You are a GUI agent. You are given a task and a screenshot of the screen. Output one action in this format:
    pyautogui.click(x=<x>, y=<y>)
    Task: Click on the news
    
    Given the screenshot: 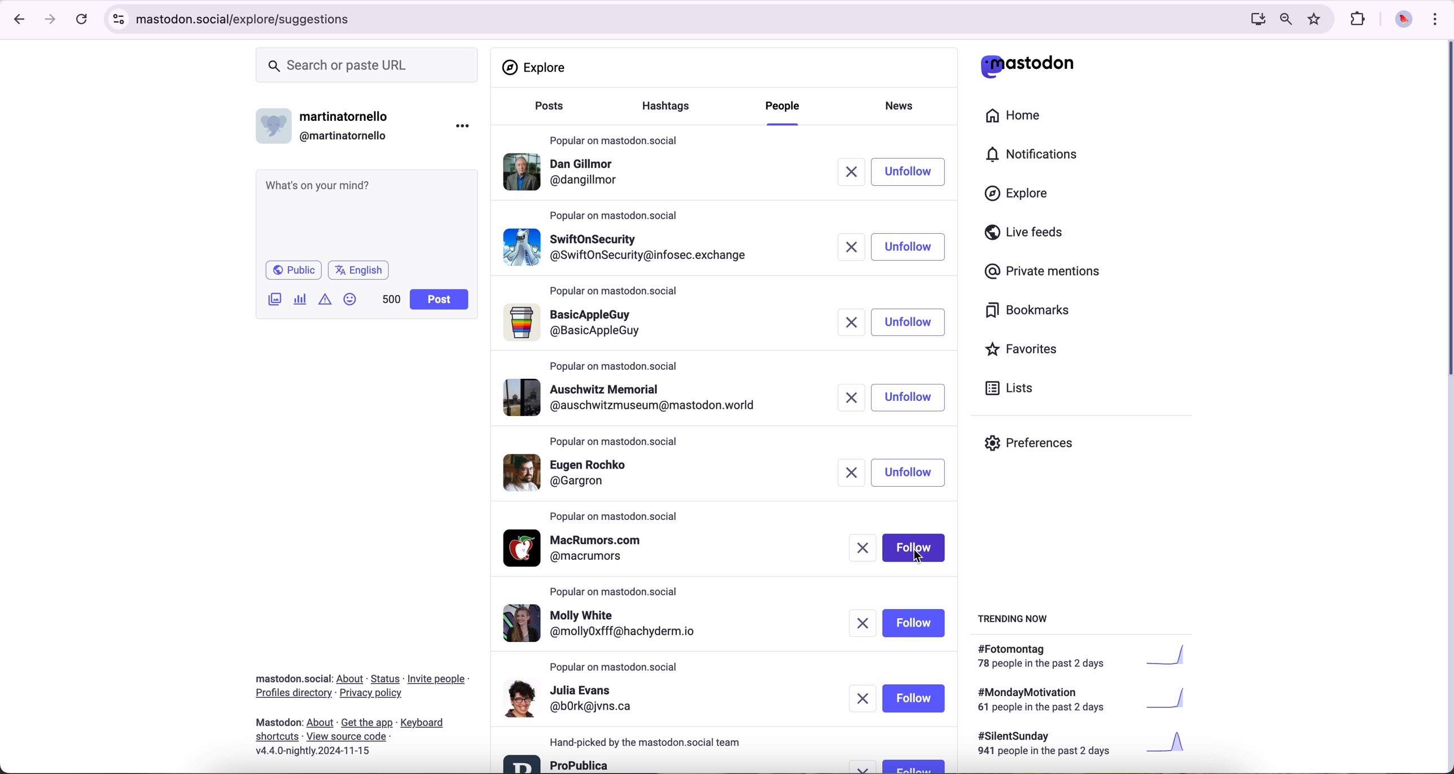 What is the action you would take?
    pyautogui.click(x=903, y=104)
    